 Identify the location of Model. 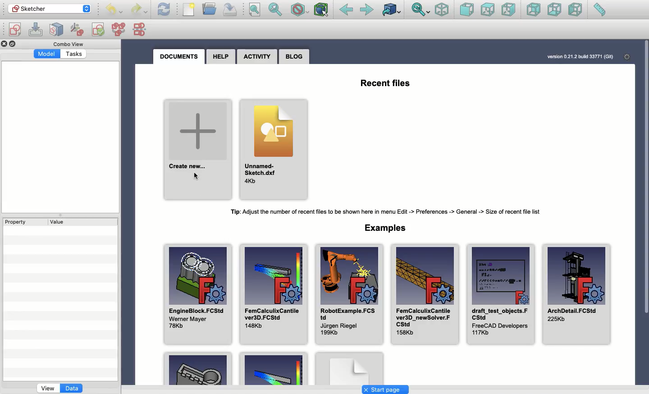
(47, 55).